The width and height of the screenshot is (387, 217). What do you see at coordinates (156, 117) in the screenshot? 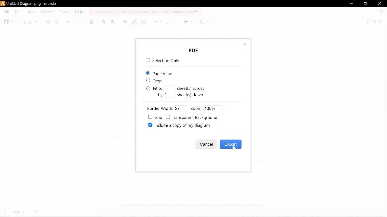
I see `Grid` at bounding box center [156, 117].